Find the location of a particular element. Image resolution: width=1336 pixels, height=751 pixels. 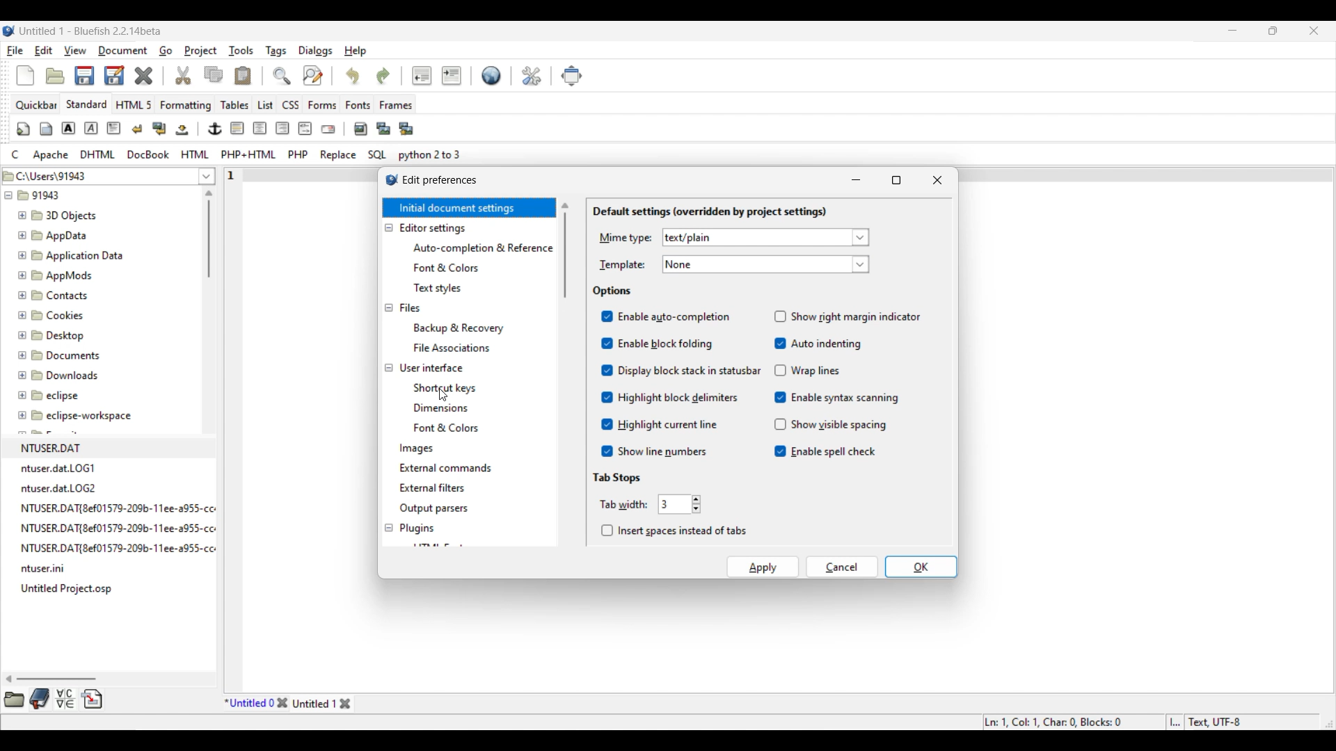

Desktop is located at coordinates (59, 333).